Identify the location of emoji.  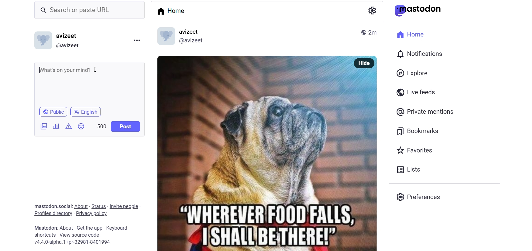
(81, 126).